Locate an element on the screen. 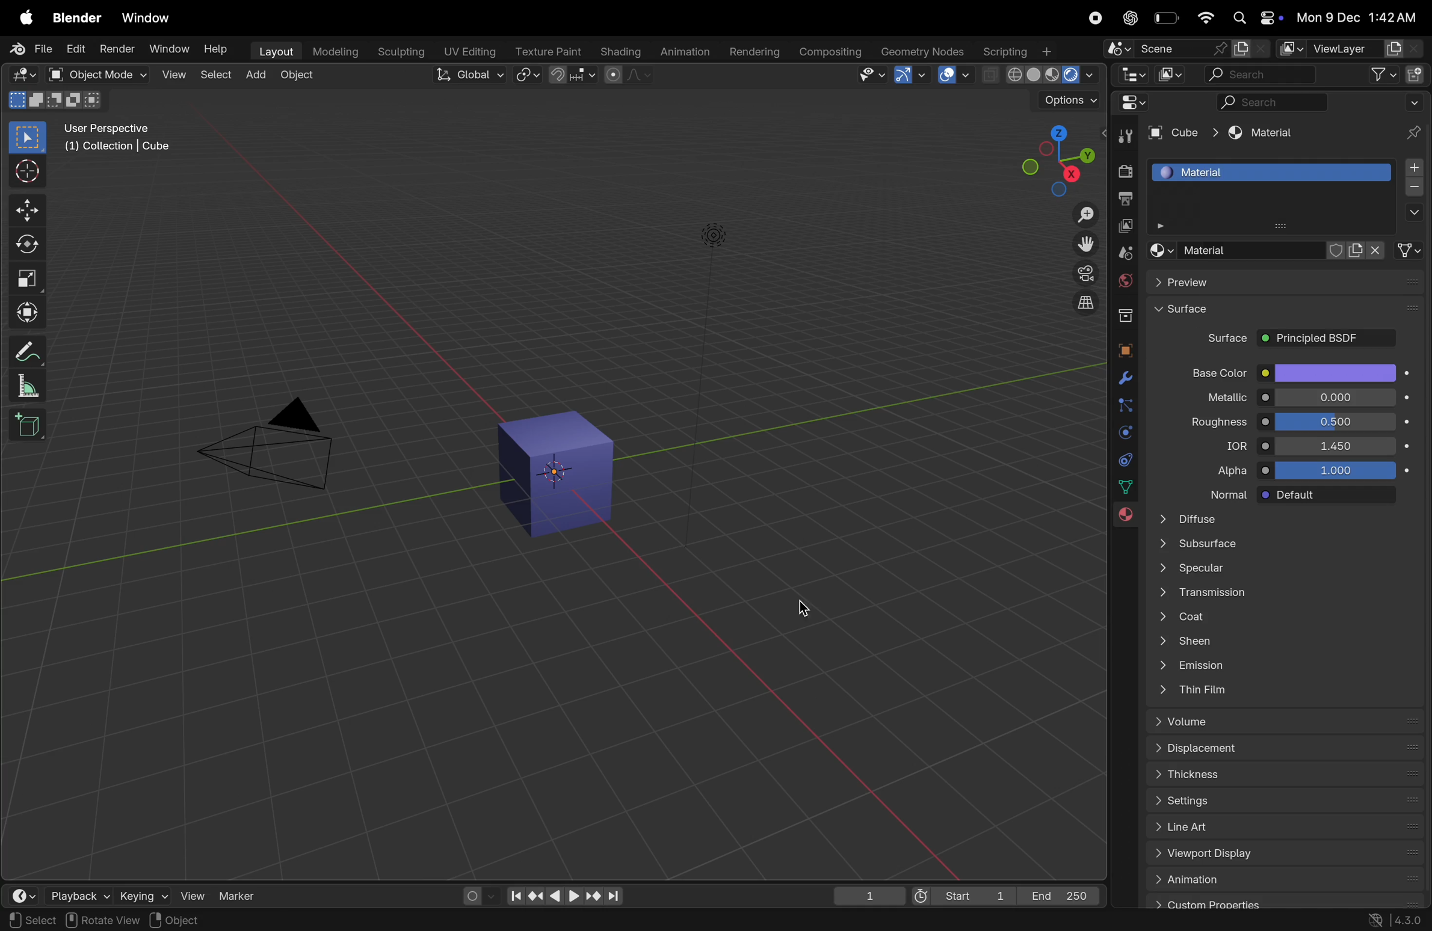 The height and width of the screenshot is (931, 1432). Surface is located at coordinates (1284, 313).